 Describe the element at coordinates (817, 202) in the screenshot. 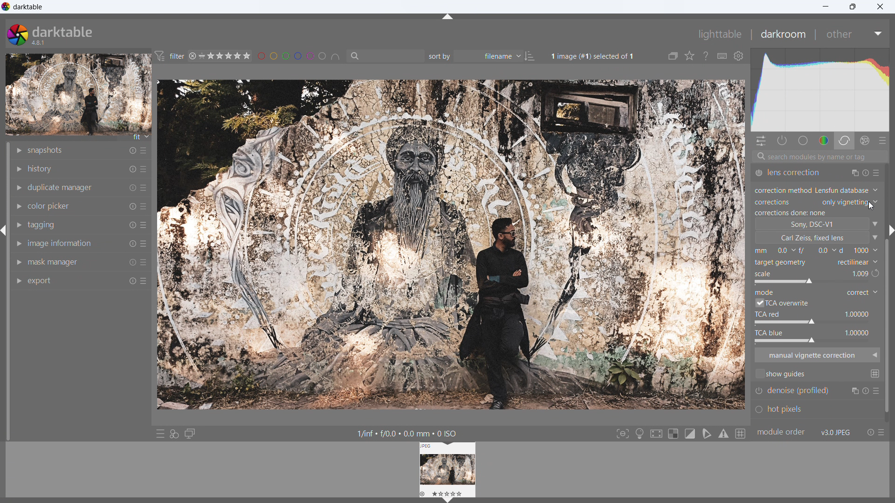

I see `correction type` at that location.